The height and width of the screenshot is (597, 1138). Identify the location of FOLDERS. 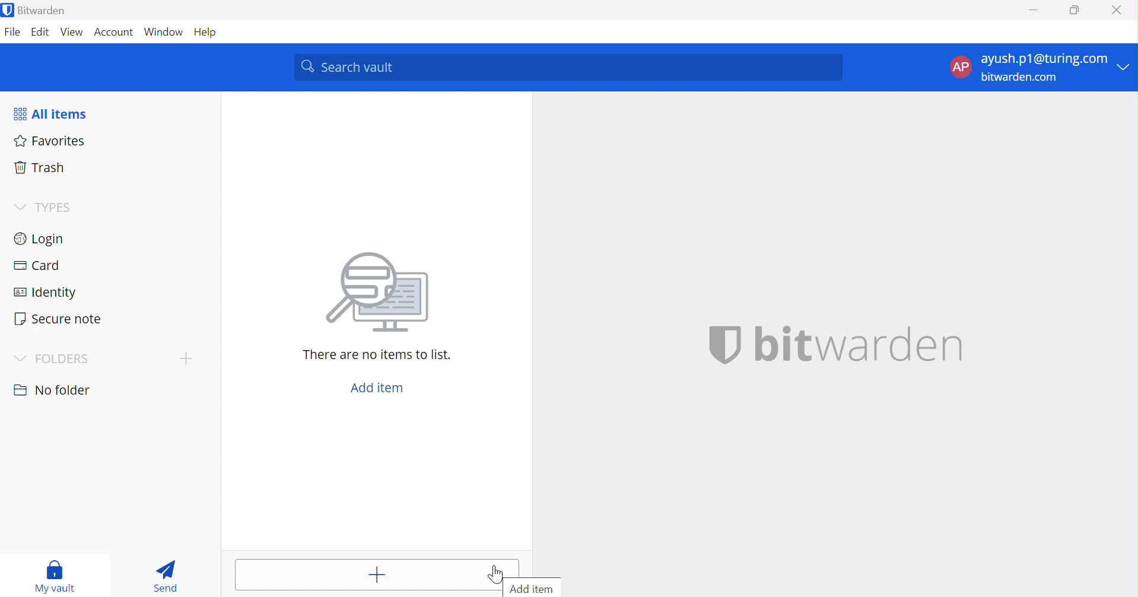
(63, 360).